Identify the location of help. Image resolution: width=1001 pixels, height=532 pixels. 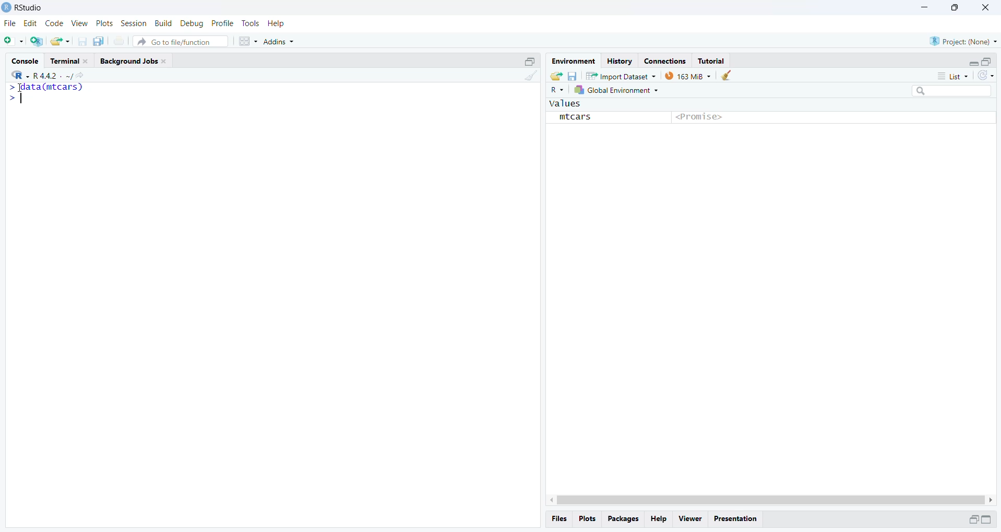
(276, 23).